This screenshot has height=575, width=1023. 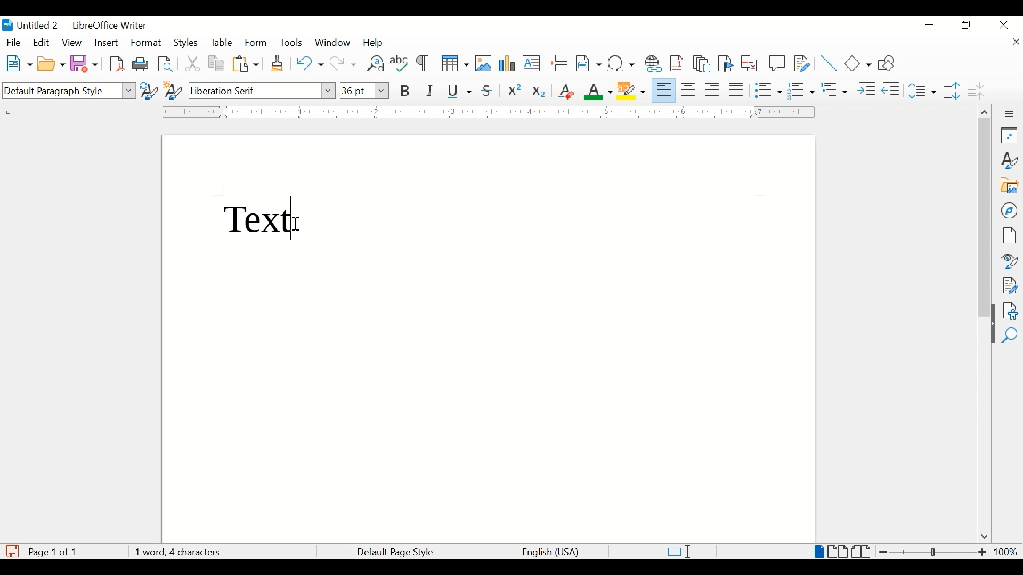 I want to click on set line spacing, so click(x=923, y=91).